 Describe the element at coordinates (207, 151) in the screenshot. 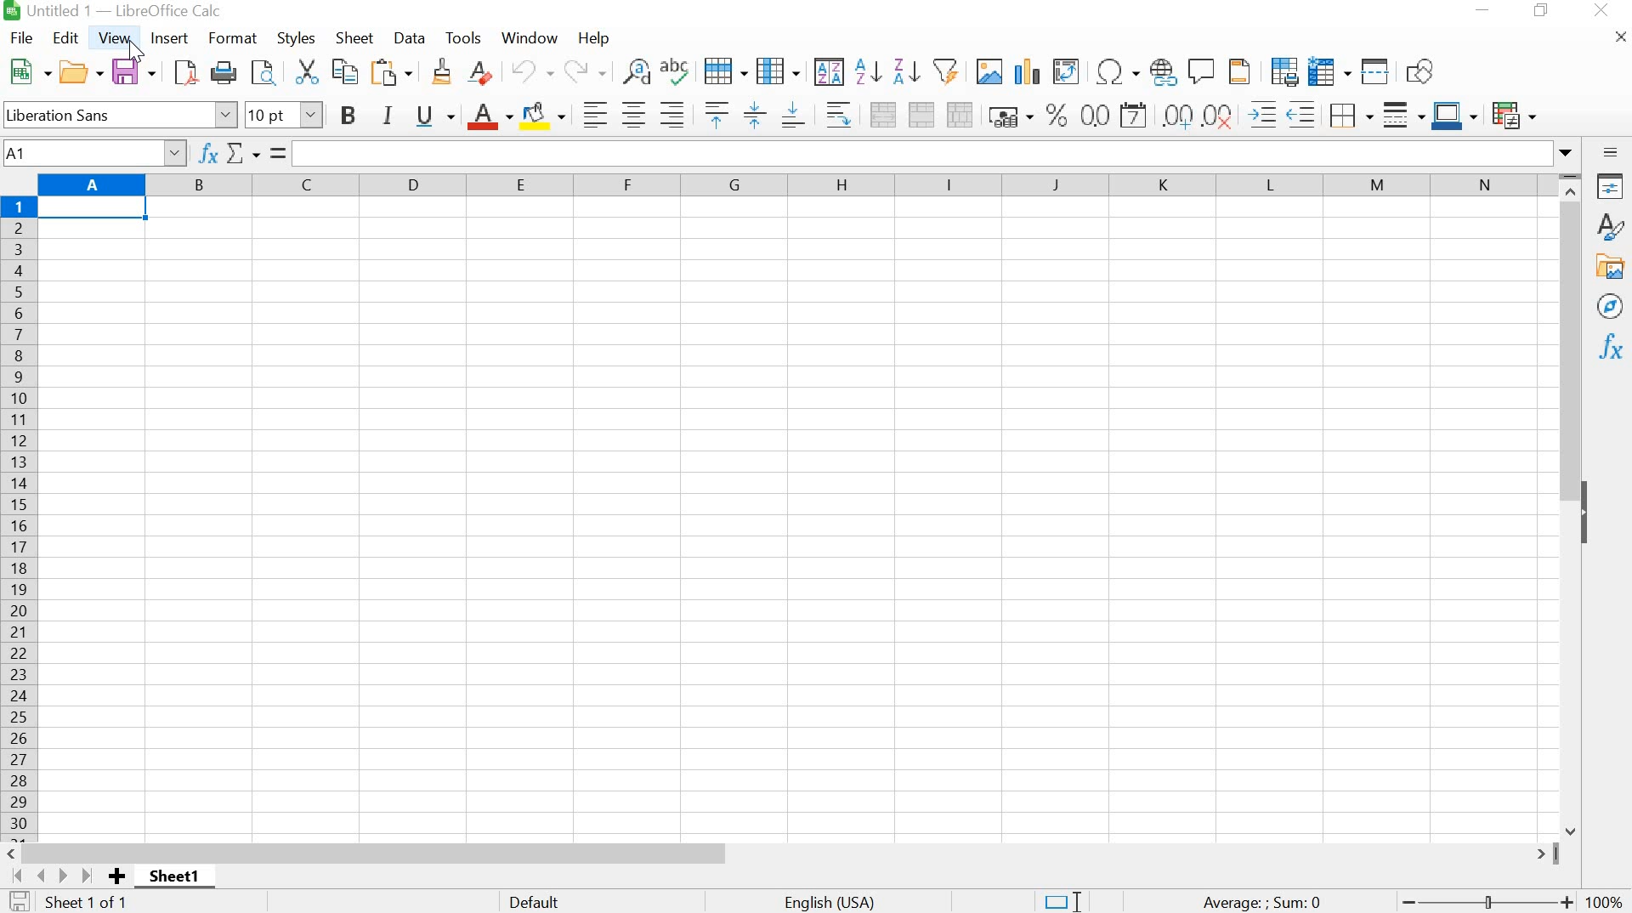

I see `FUNCTION WIZARD` at that location.